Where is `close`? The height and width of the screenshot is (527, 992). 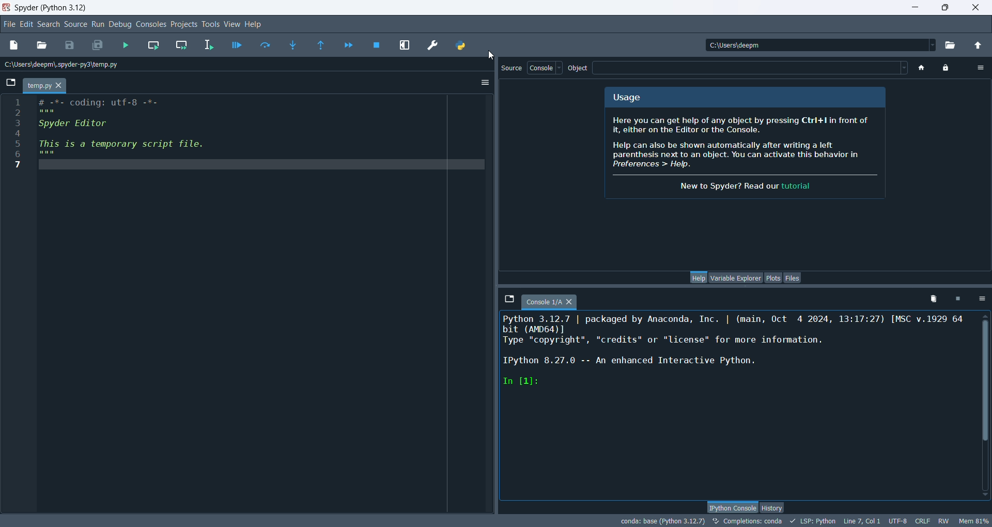
close is located at coordinates (973, 9).